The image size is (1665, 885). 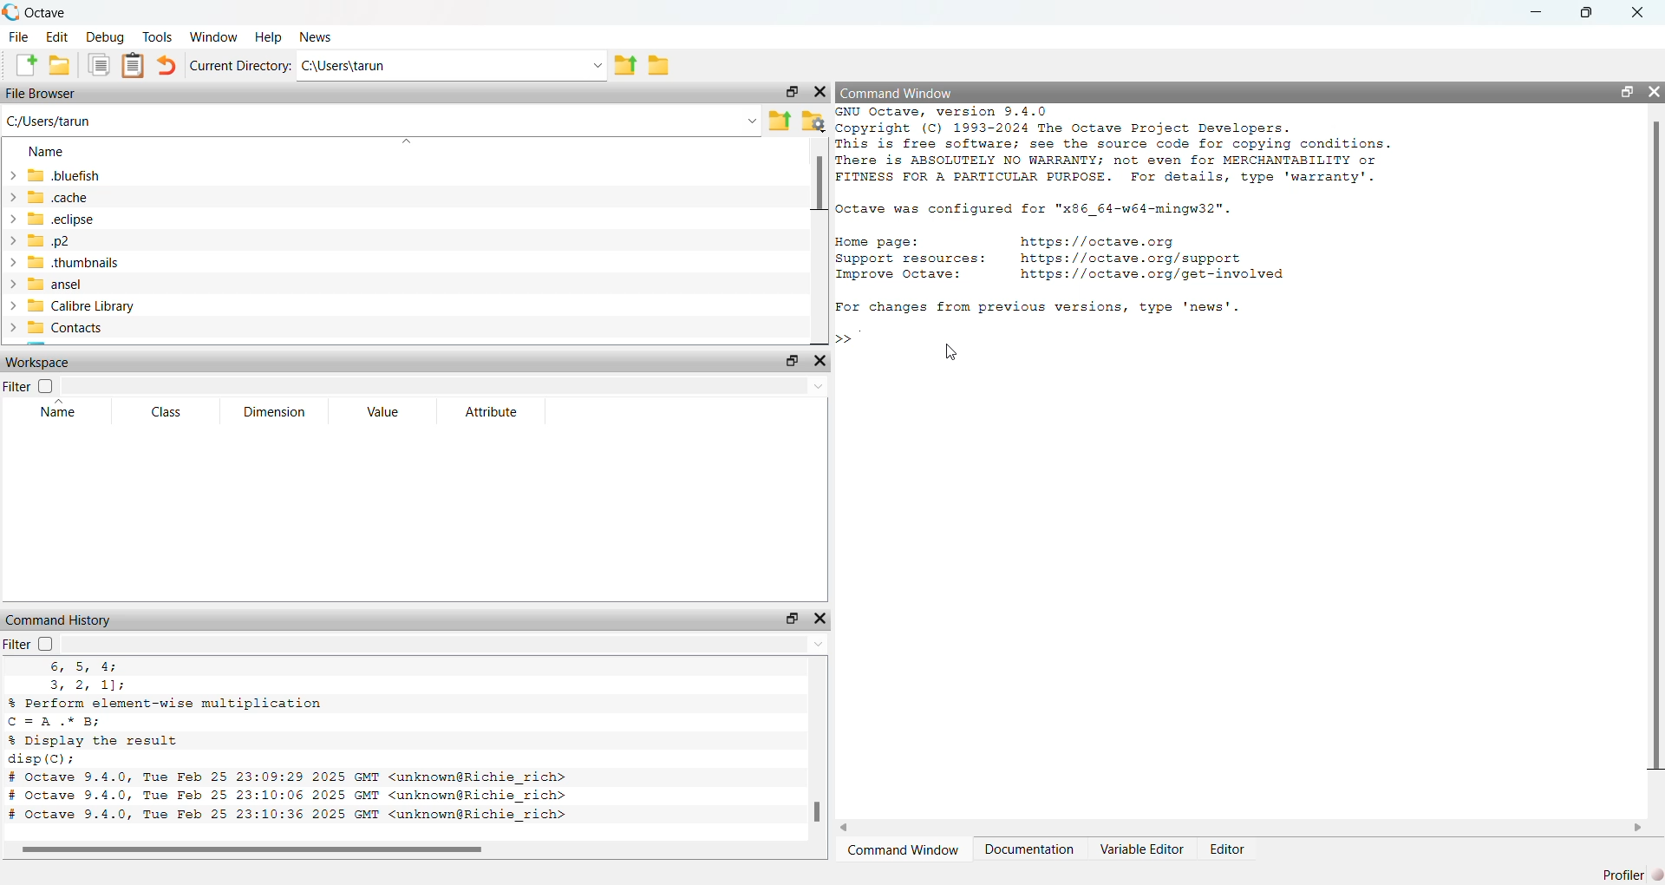 What do you see at coordinates (316, 36) in the screenshot?
I see `News` at bounding box center [316, 36].